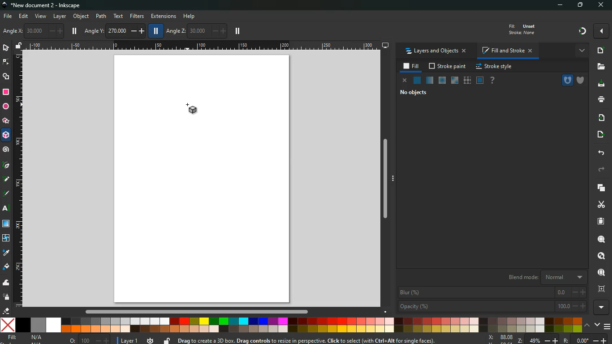 The image size is (612, 344). Describe the element at coordinates (192, 16) in the screenshot. I see `help` at that location.